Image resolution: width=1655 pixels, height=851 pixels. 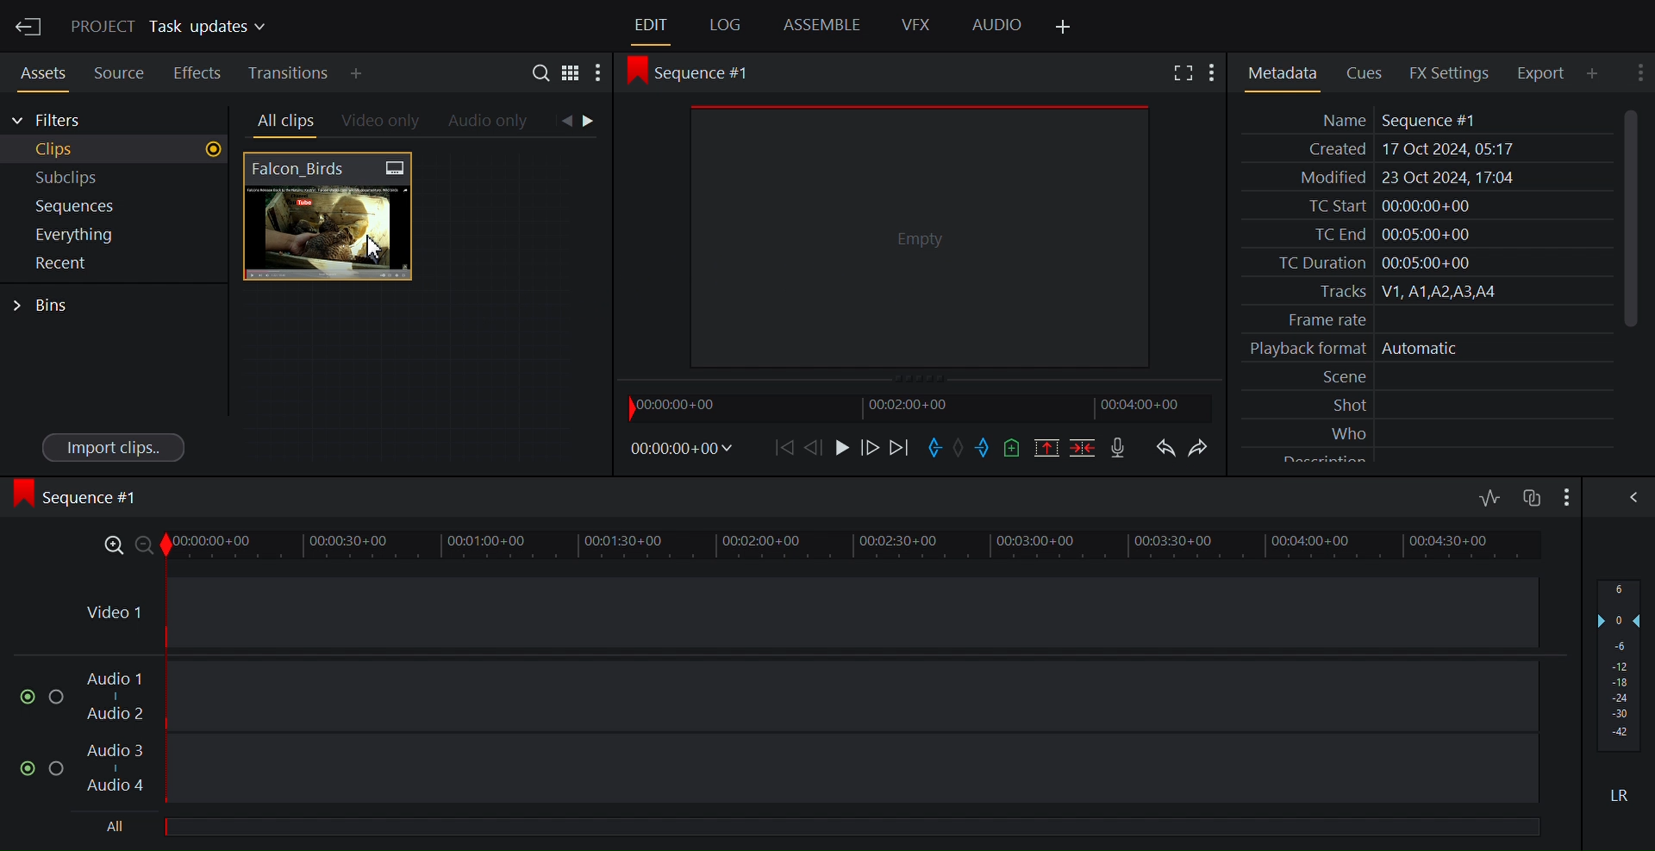 I want to click on Add Panle, so click(x=1597, y=73).